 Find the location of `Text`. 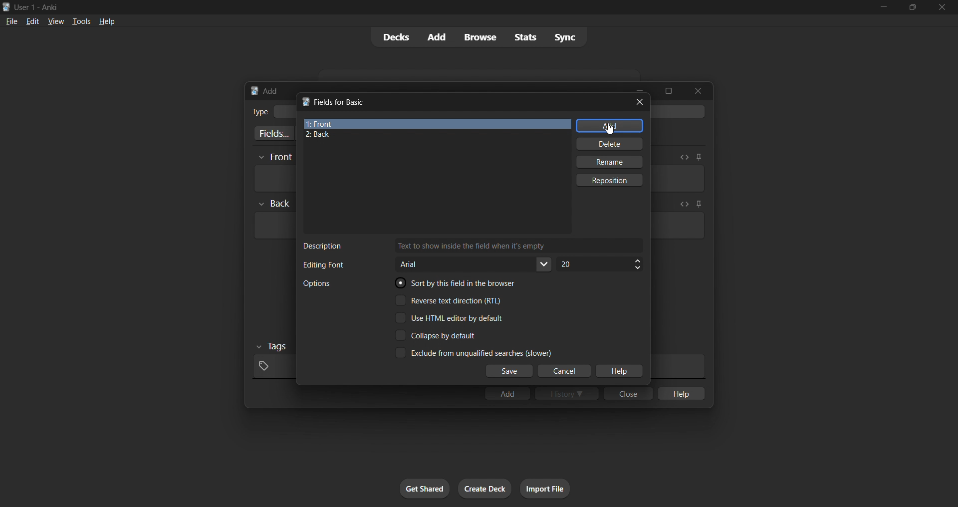

Text is located at coordinates (316, 283).